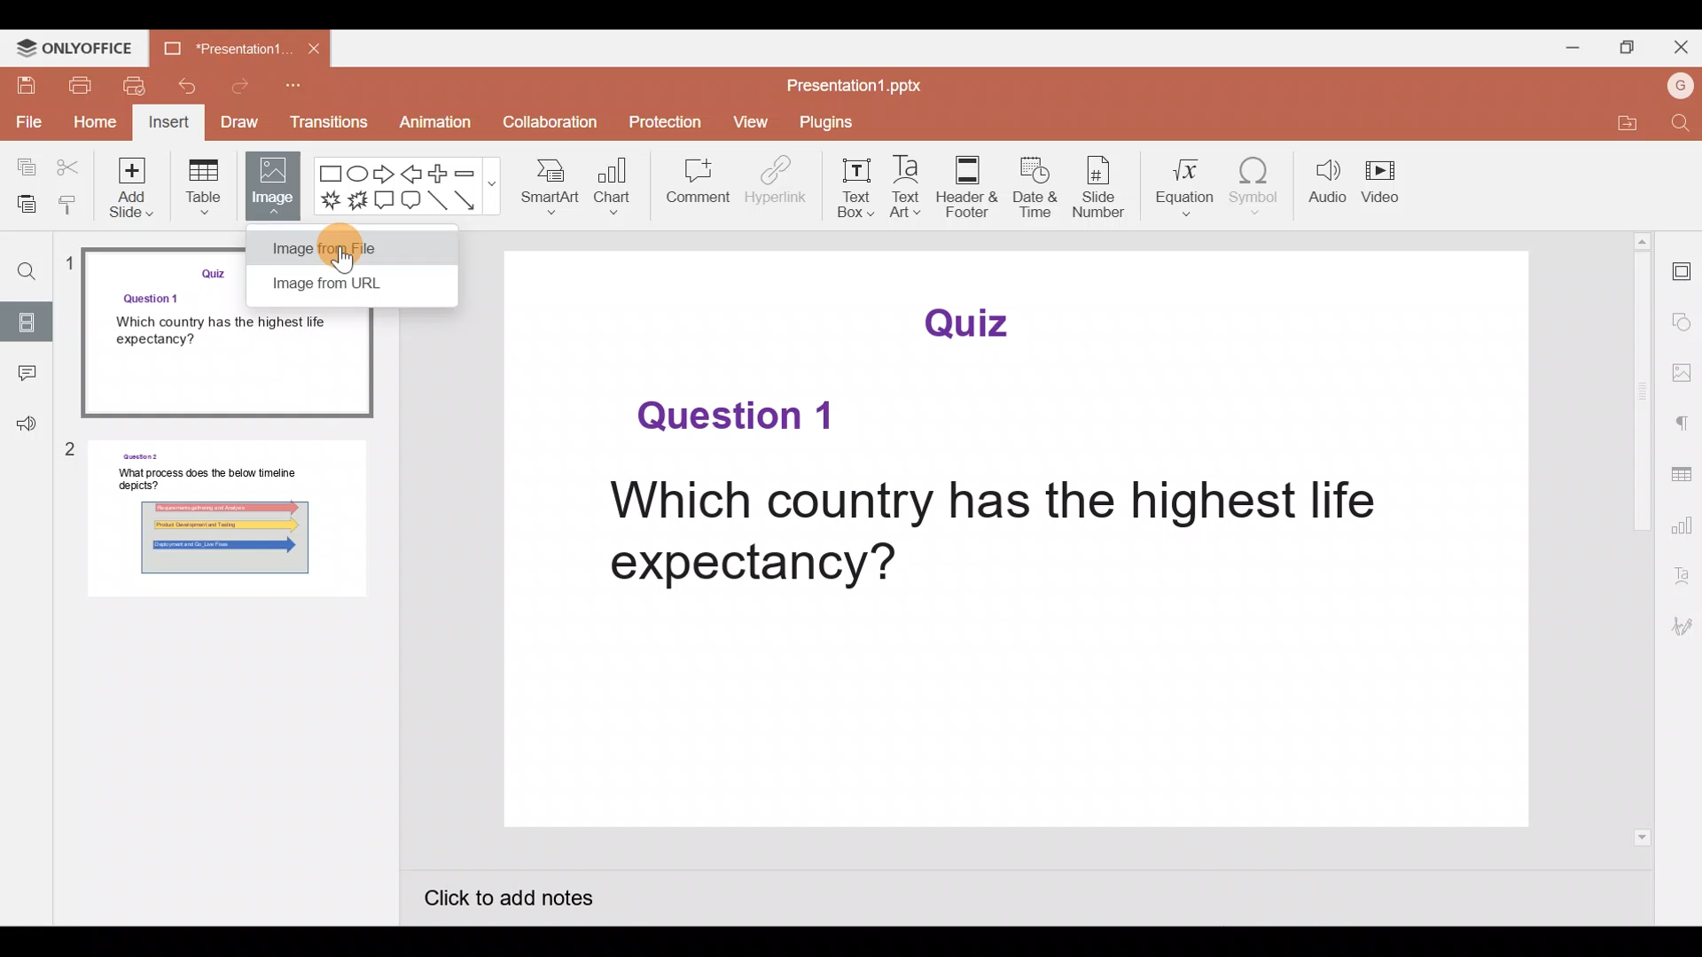 This screenshot has width=1702, height=957. Describe the element at coordinates (22, 167) in the screenshot. I see `Copy` at that location.